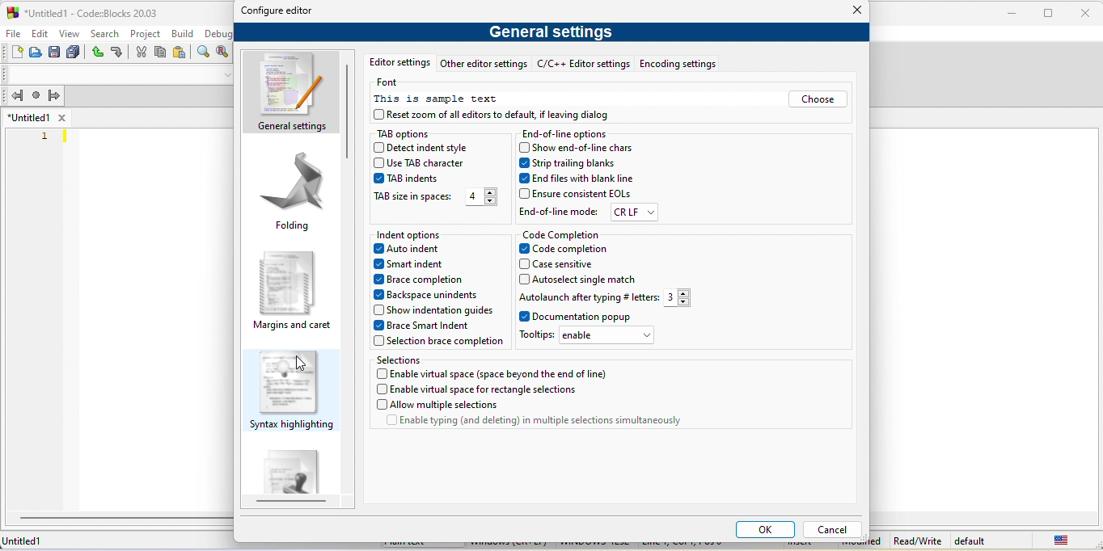  What do you see at coordinates (463, 404) in the screenshot?
I see `allow multiple selections` at bounding box center [463, 404].